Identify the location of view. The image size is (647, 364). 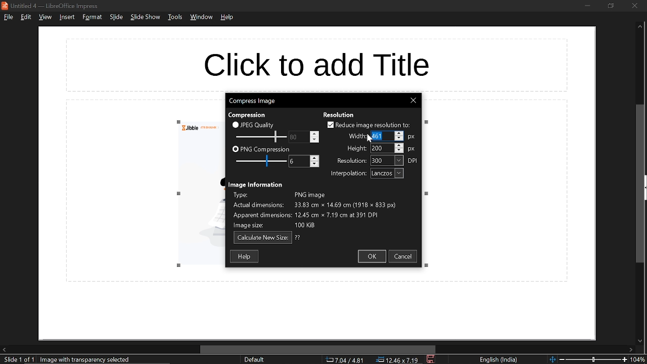
(44, 18).